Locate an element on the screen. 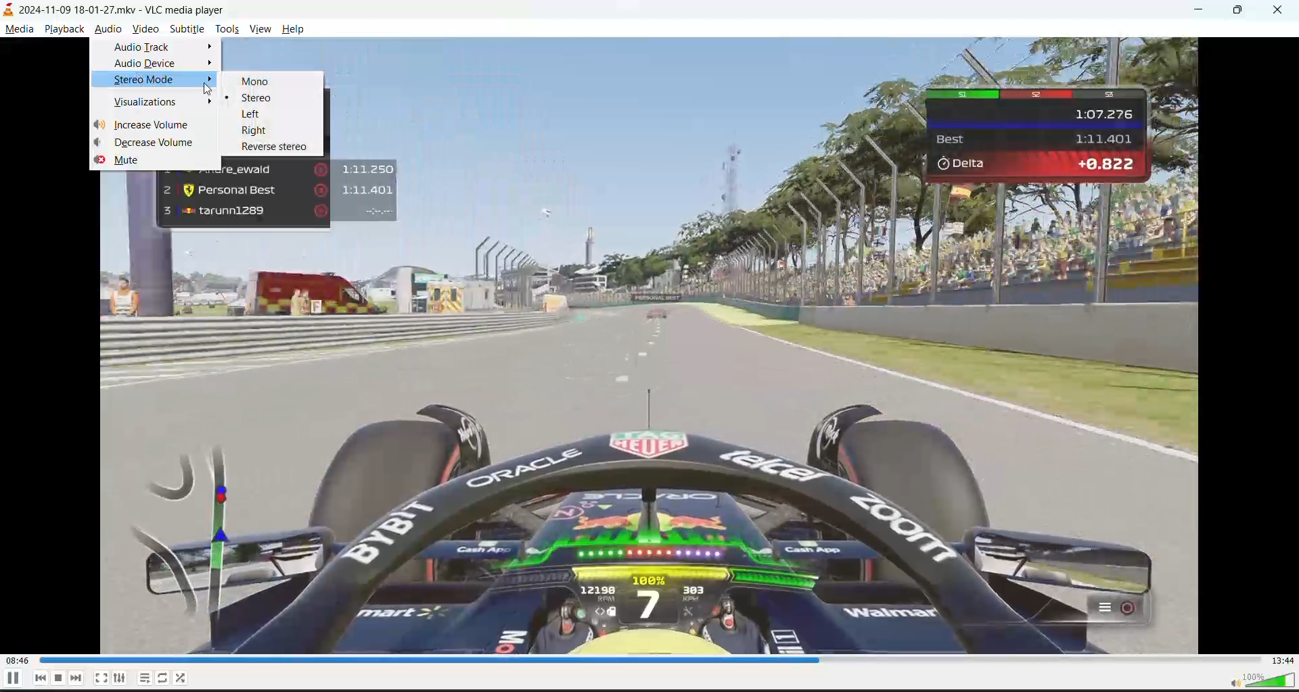 The height and width of the screenshot is (692, 1299). stop is located at coordinates (58, 678).